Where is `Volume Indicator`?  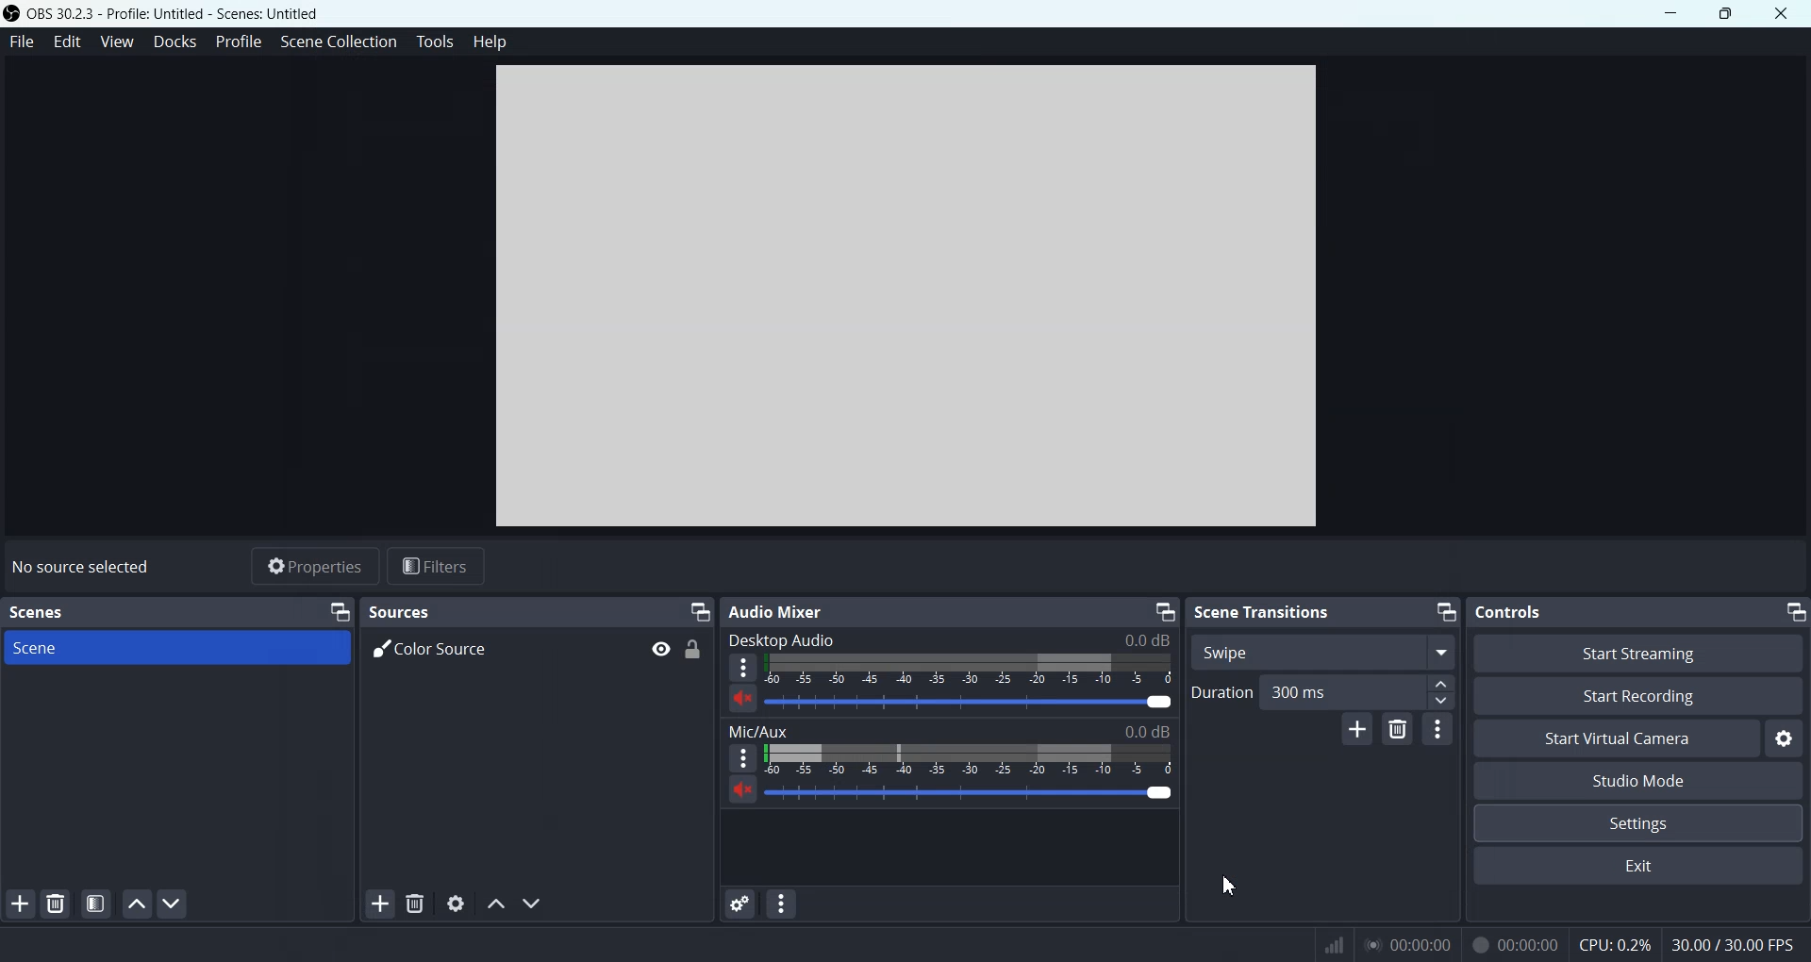 Volume Indicator is located at coordinates (970, 668).